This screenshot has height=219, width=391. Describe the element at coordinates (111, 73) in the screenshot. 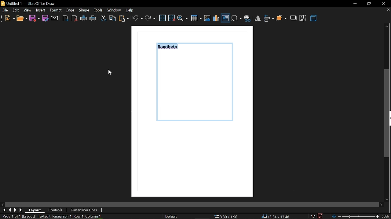

I see `cursor` at that location.